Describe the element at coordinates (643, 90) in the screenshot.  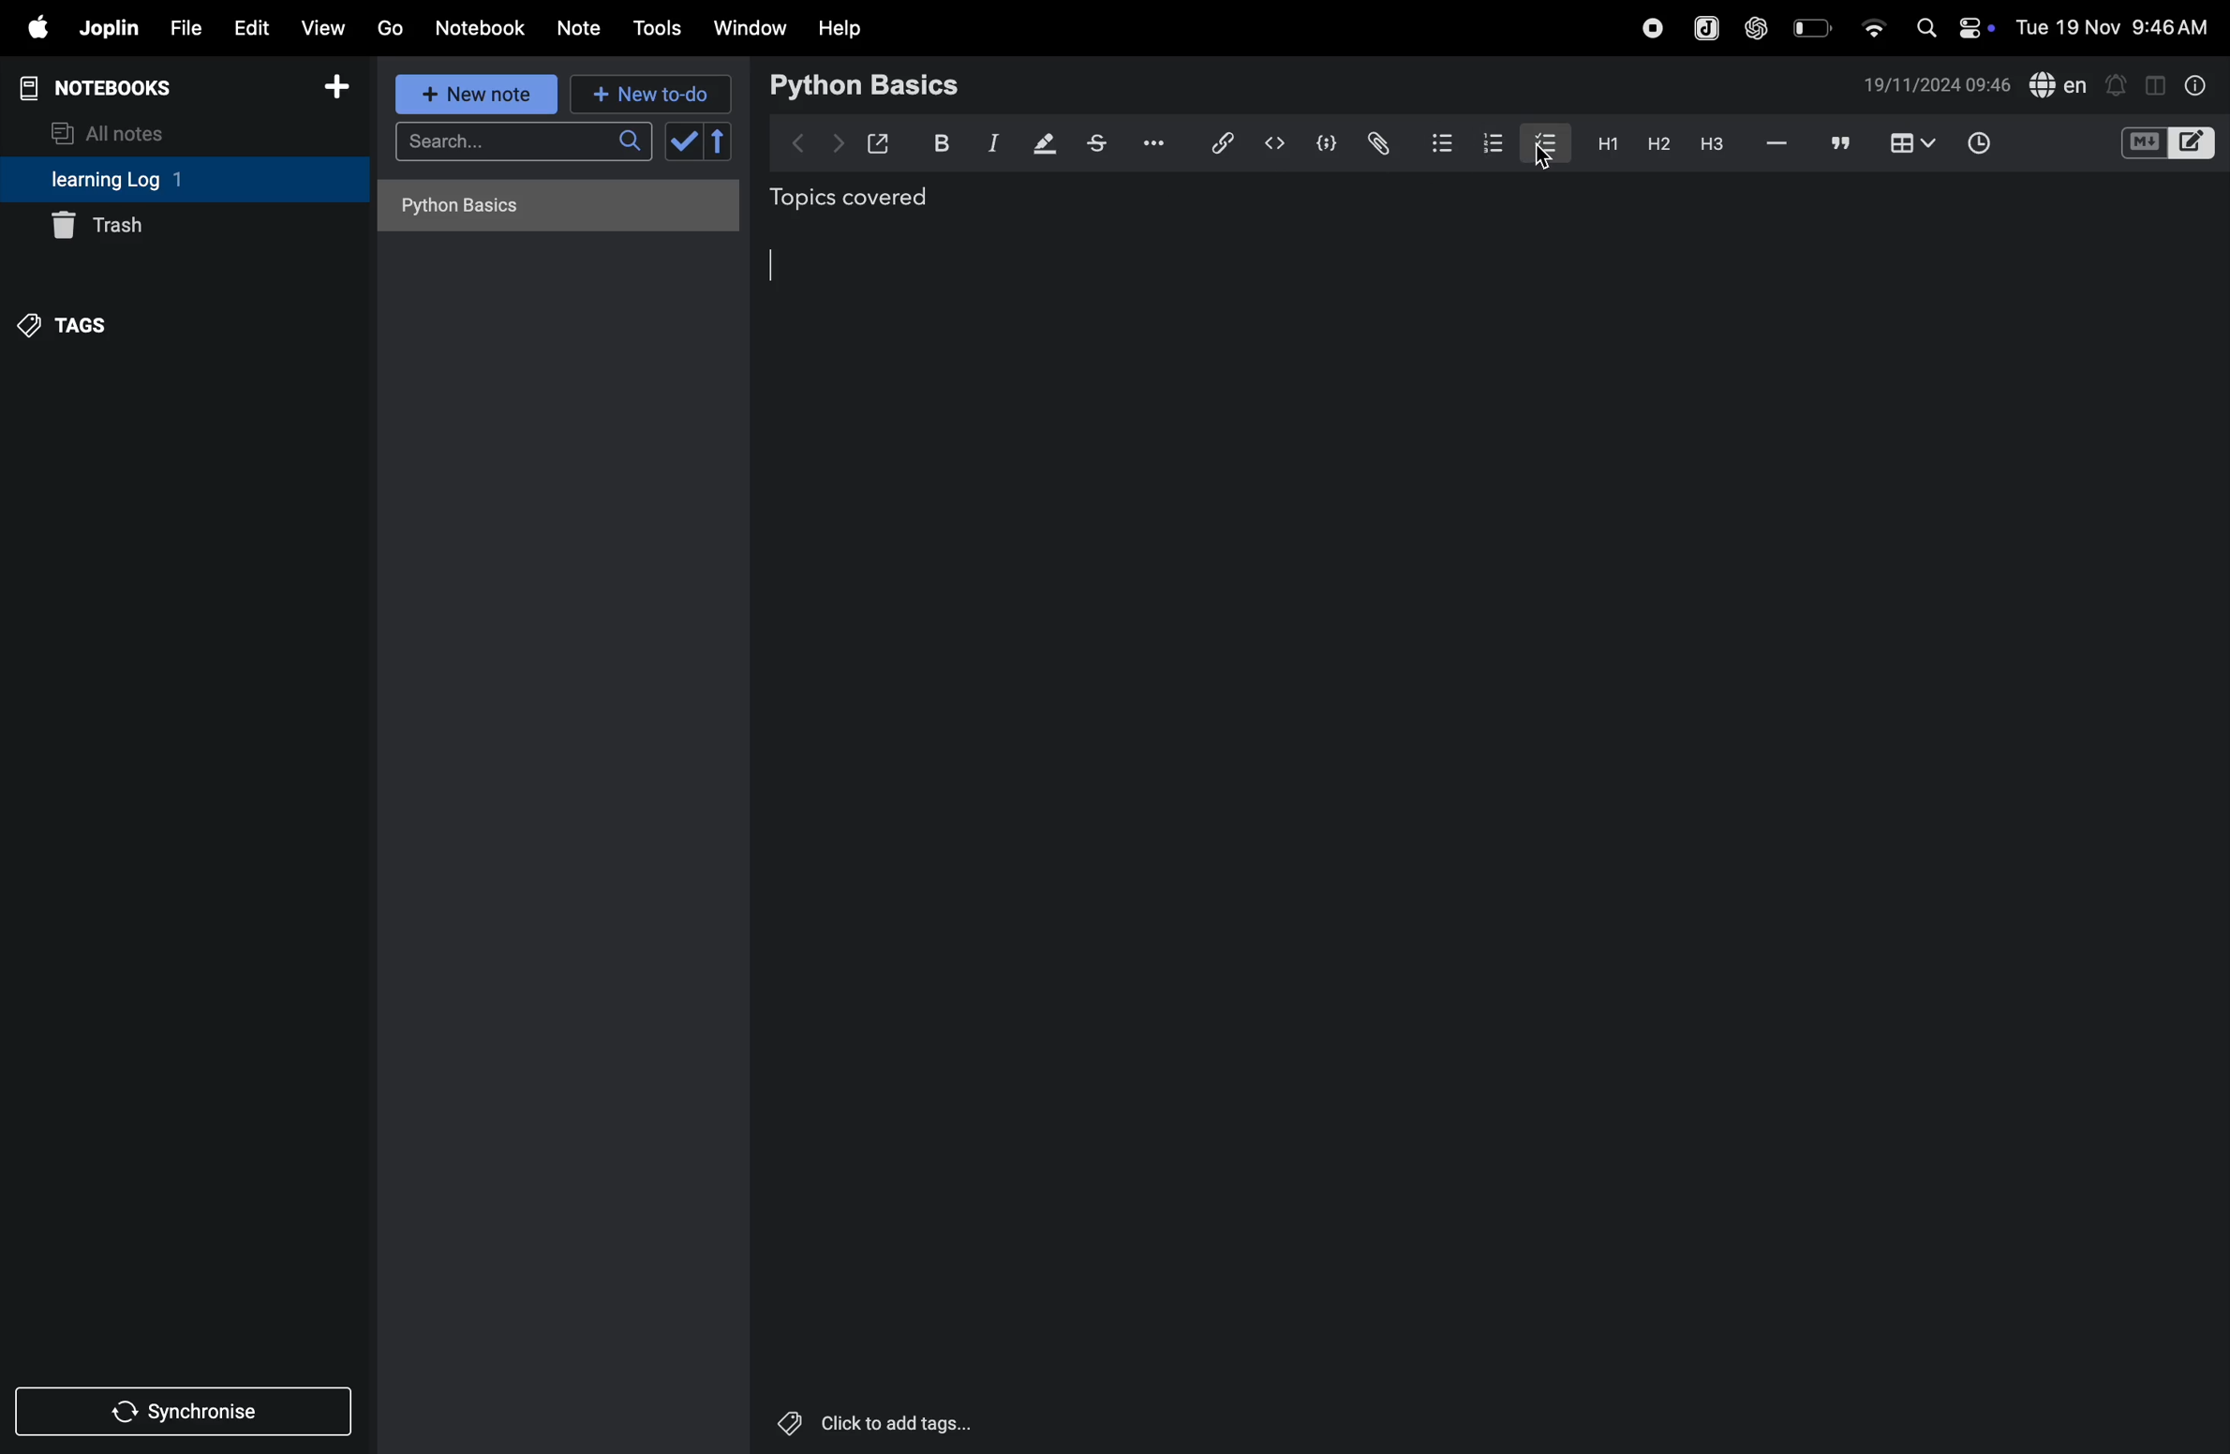
I see `new to do` at that location.